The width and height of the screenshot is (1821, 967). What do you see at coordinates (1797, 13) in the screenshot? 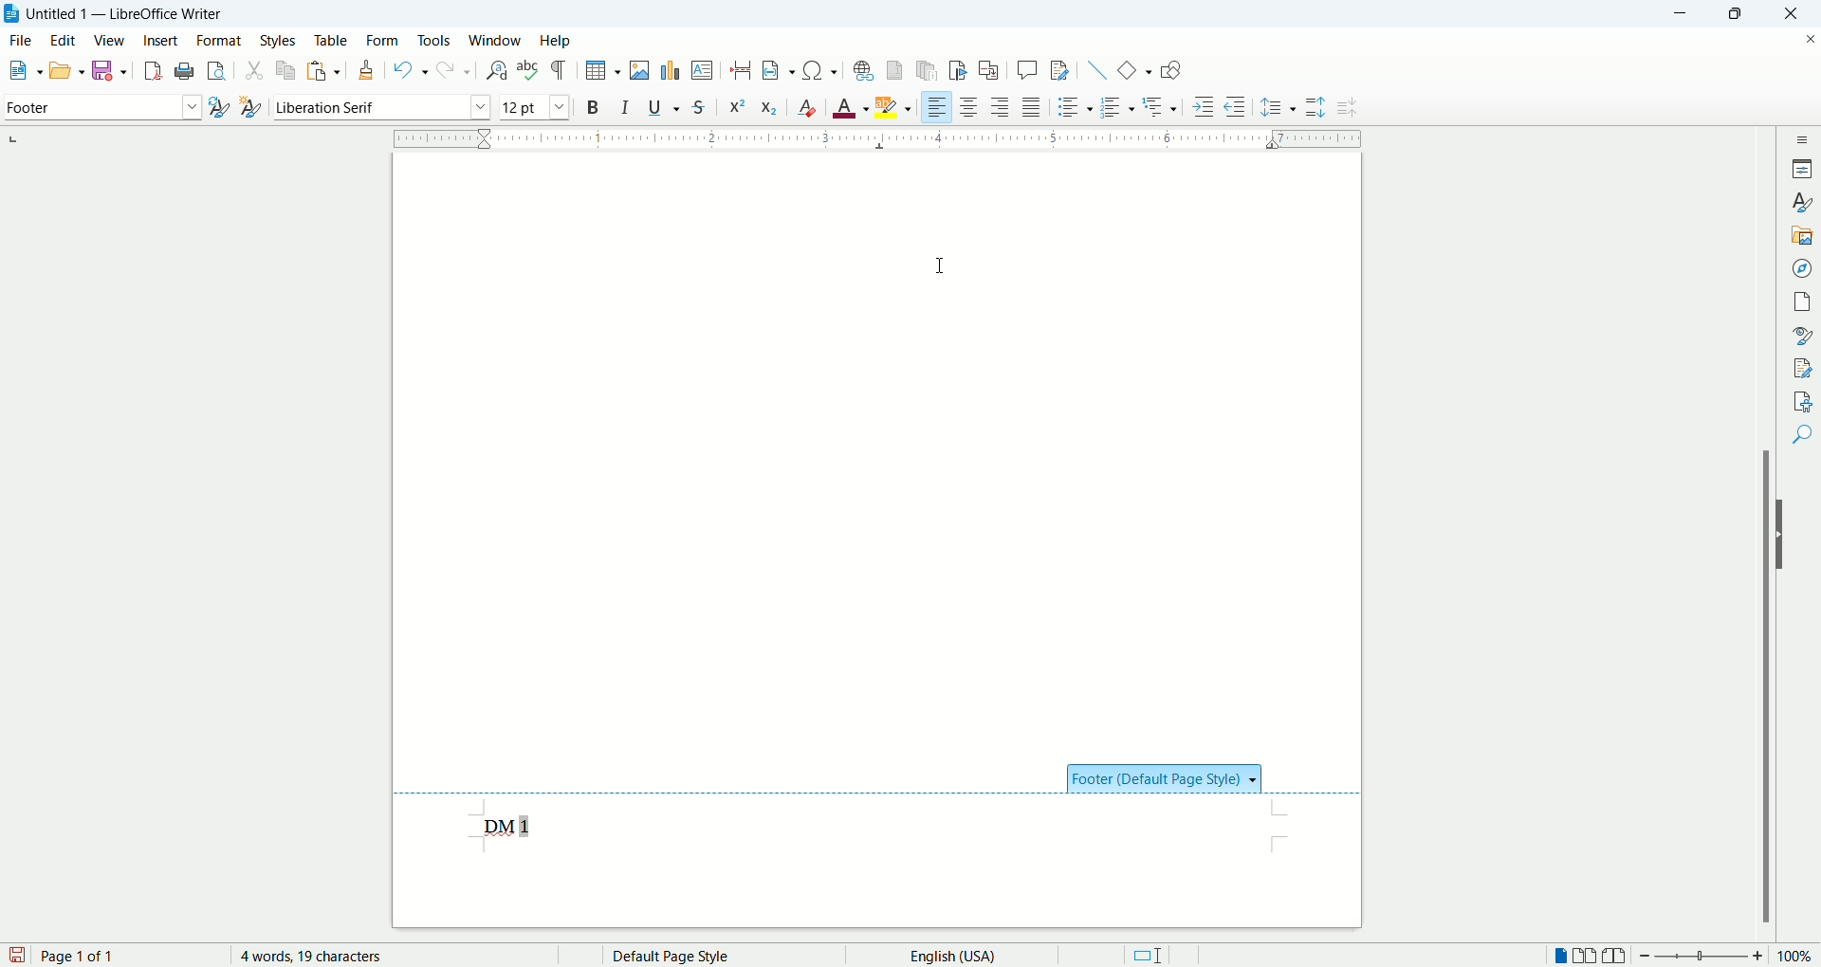
I see `close` at bounding box center [1797, 13].